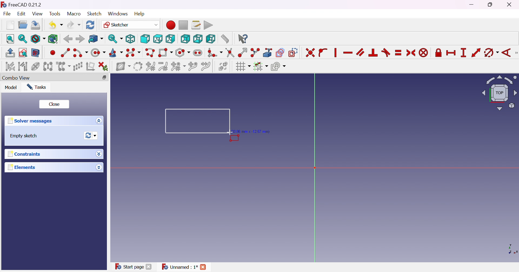  I want to click on Combo, so click(18, 78).